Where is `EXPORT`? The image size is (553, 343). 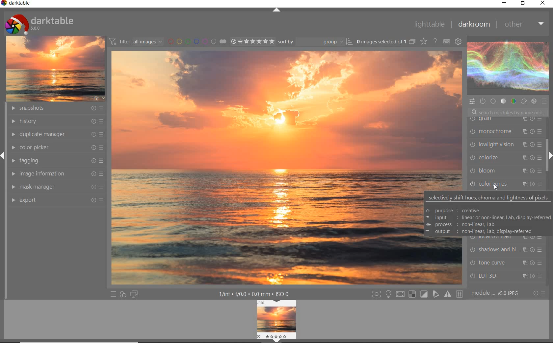 EXPORT is located at coordinates (58, 199).